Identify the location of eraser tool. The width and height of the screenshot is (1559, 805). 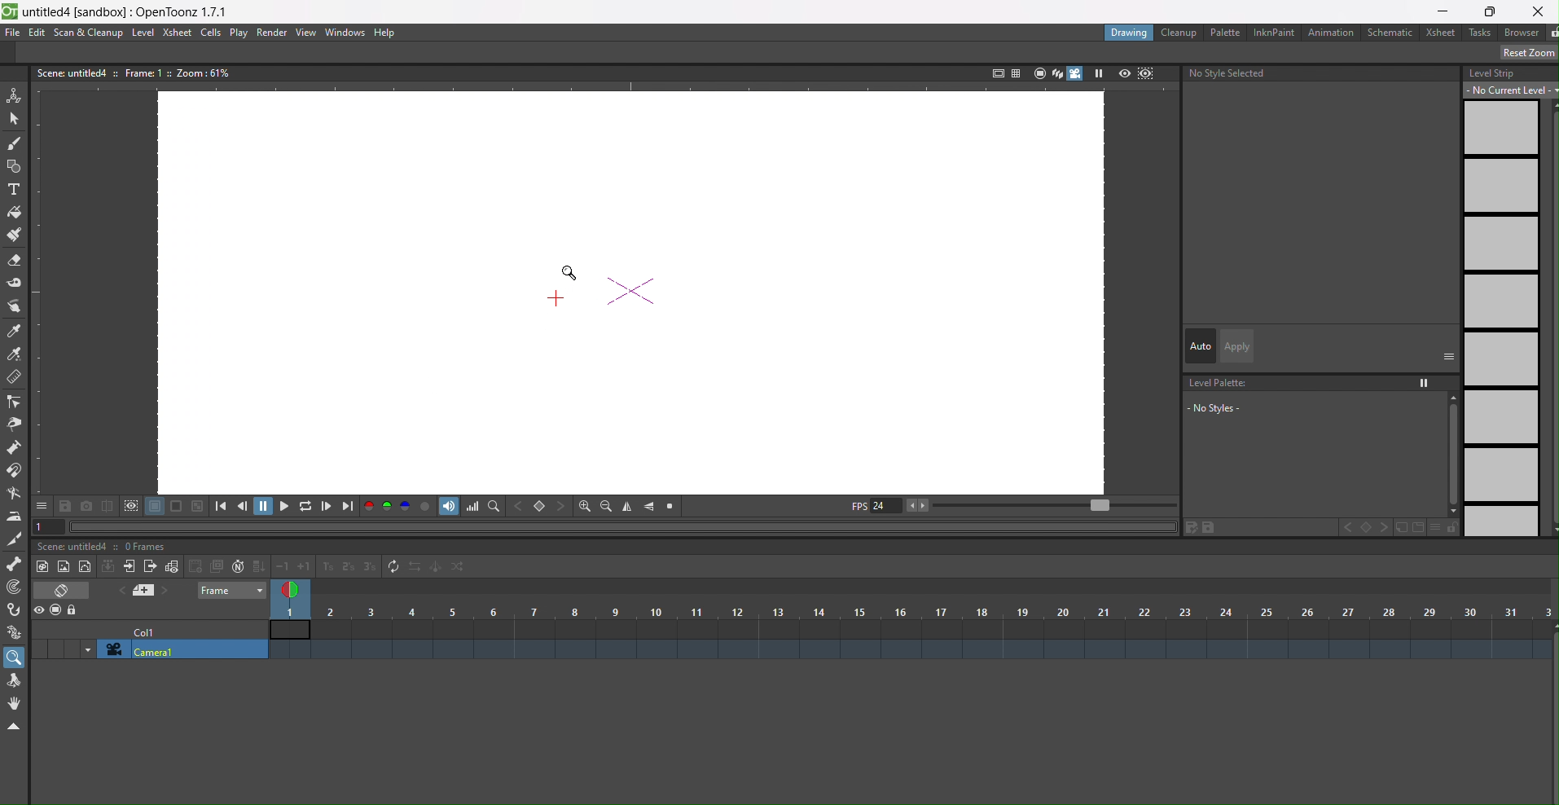
(14, 260).